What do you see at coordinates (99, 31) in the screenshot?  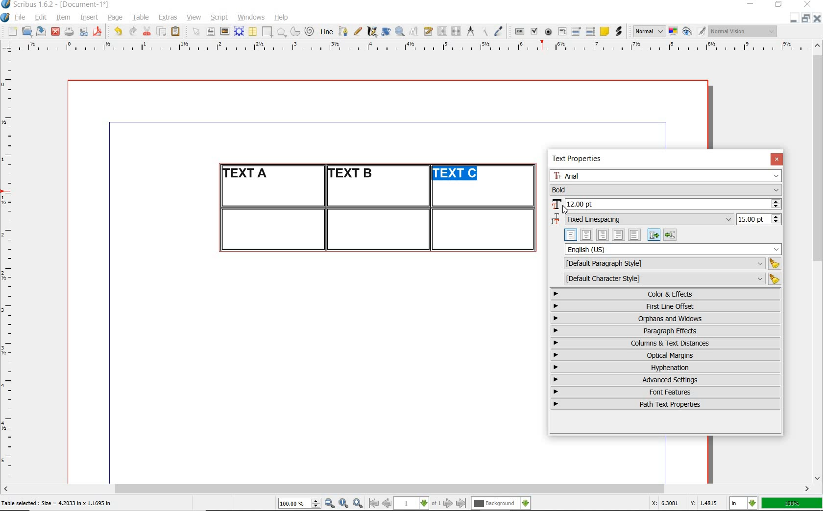 I see `save as pdf` at bounding box center [99, 31].